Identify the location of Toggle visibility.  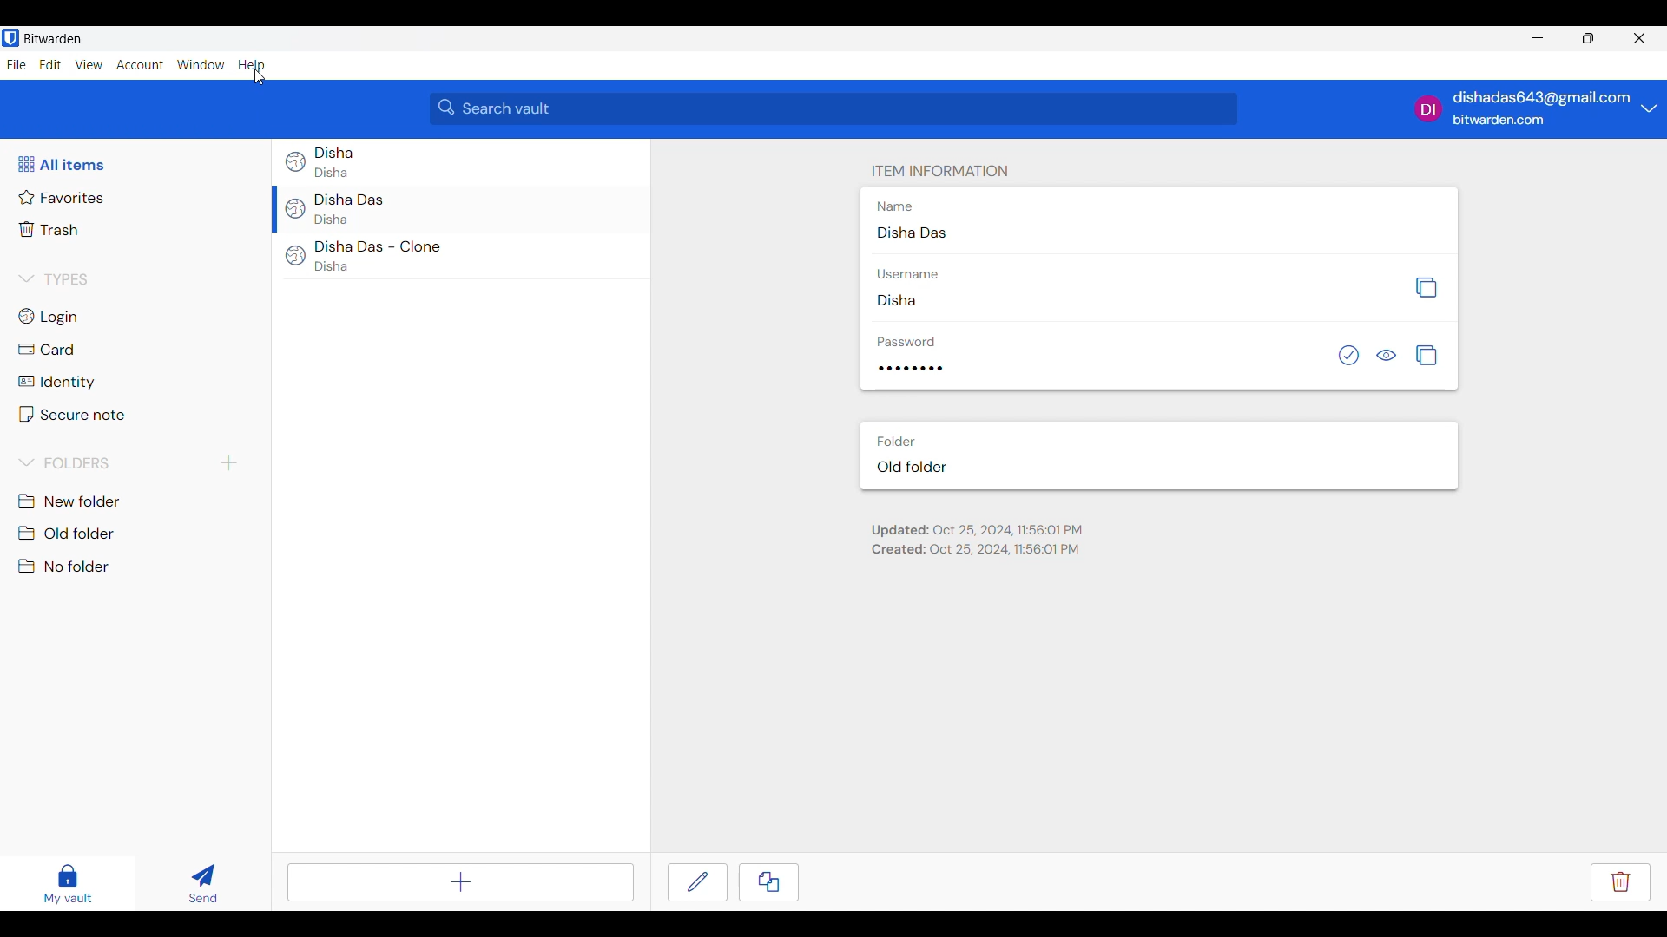
(1386, 355).